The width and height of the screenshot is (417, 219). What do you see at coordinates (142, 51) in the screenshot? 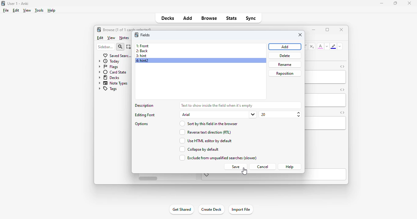
I see `2: back` at bounding box center [142, 51].